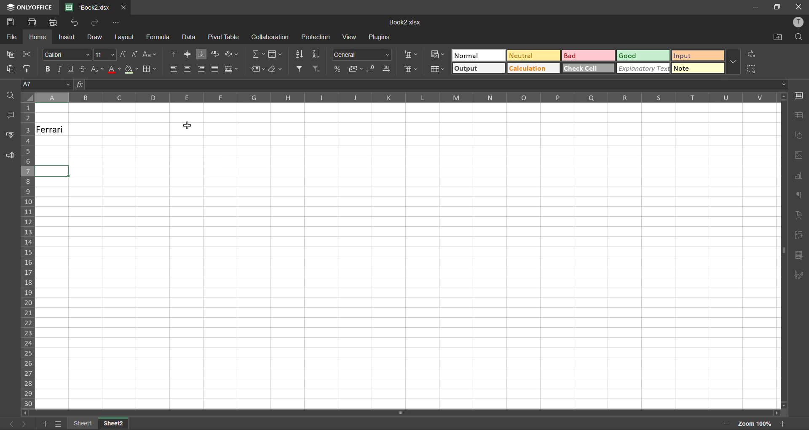  What do you see at coordinates (798, 256) in the screenshot?
I see `slicer` at bounding box center [798, 256].